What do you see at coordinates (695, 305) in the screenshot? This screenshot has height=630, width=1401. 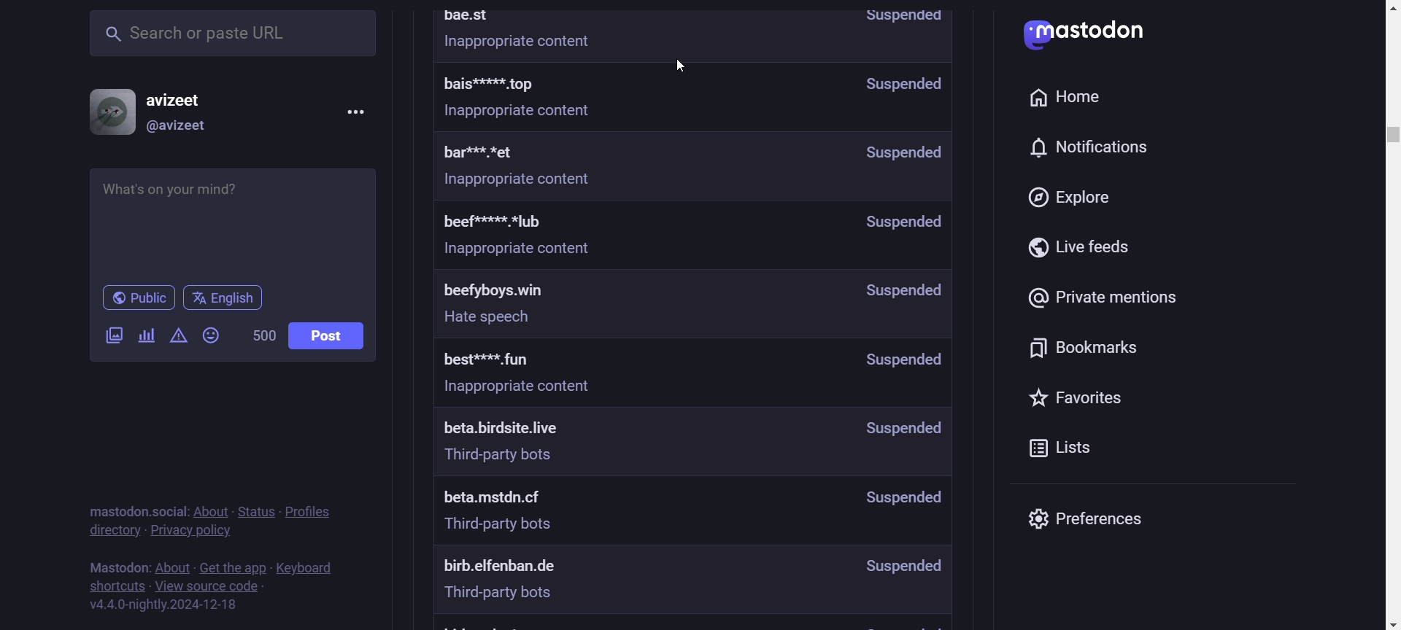 I see `moderated server's information` at bounding box center [695, 305].